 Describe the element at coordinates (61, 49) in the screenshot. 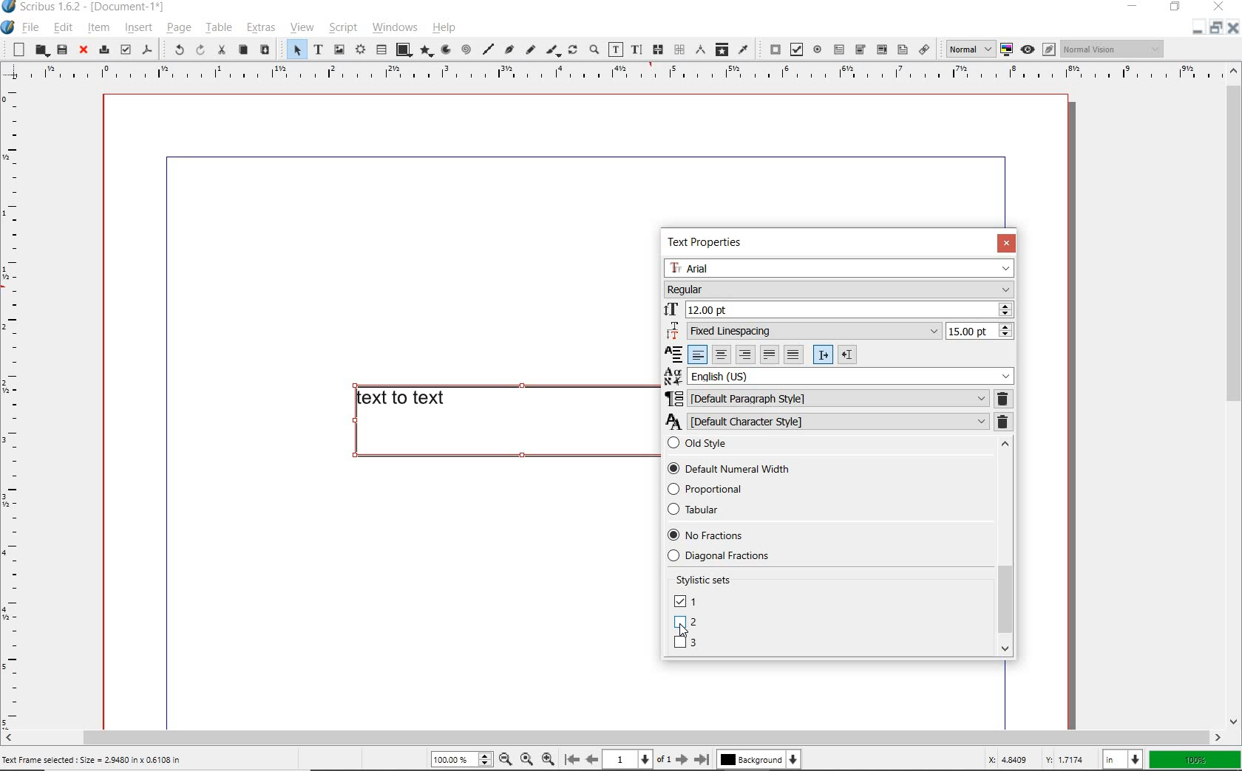

I see `save` at that location.